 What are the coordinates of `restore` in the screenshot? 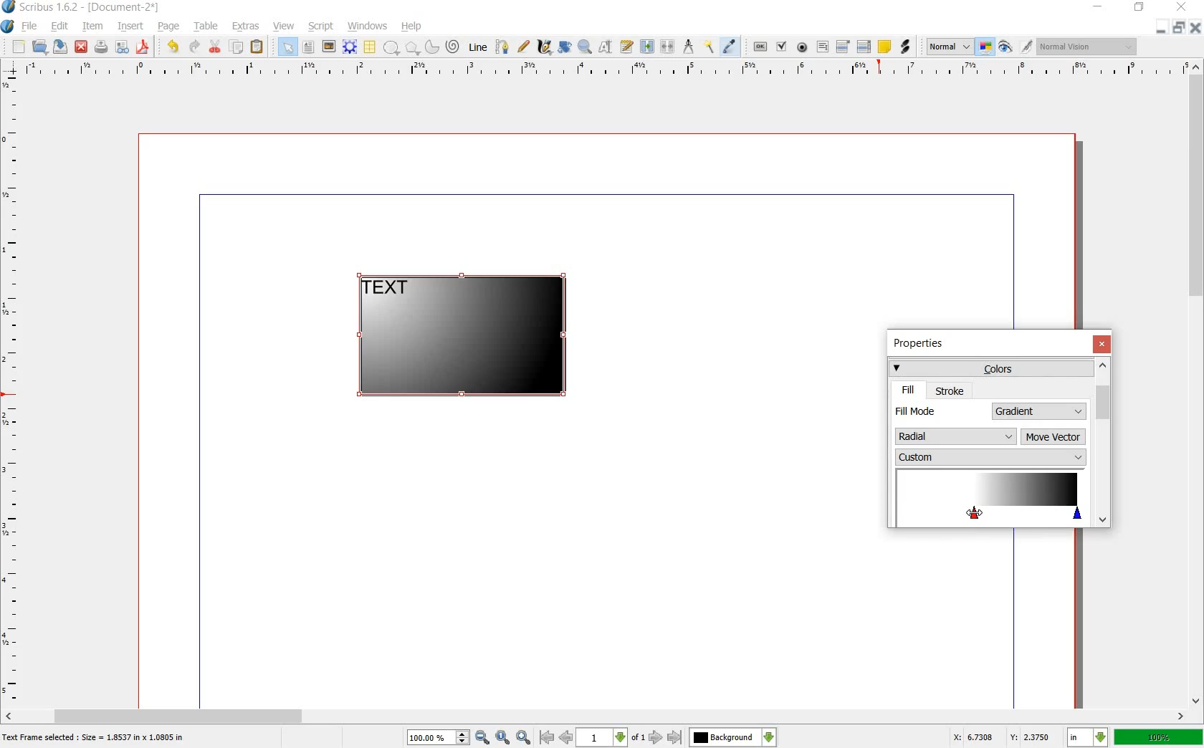 It's located at (1178, 29).